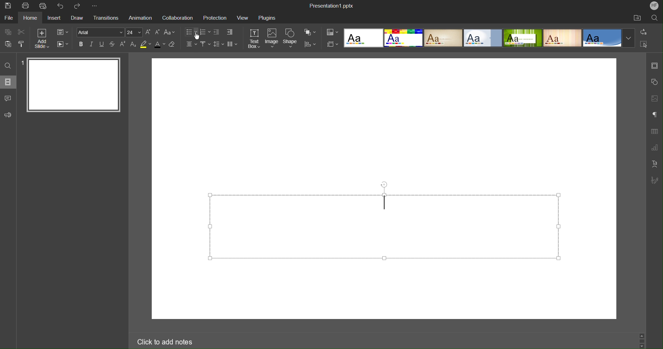 Image resolution: width=663 pixels, height=349 pixels. What do you see at coordinates (654, 115) in the screenshot?
I see `Paragraph Settings` at bounding box center [654, 115].